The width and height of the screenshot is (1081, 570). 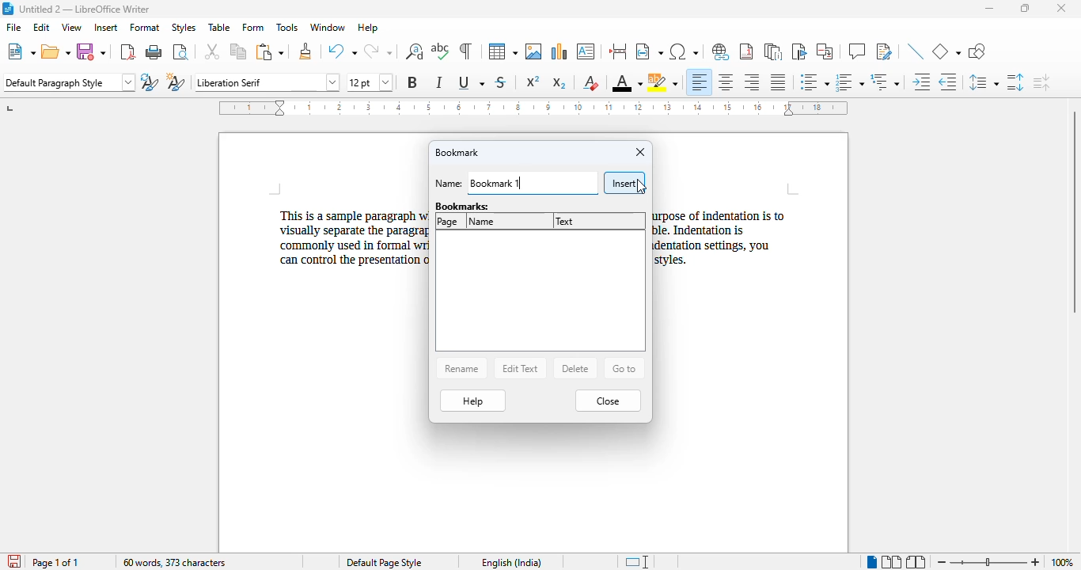 I want to click on help, so click(x=368, y=28).